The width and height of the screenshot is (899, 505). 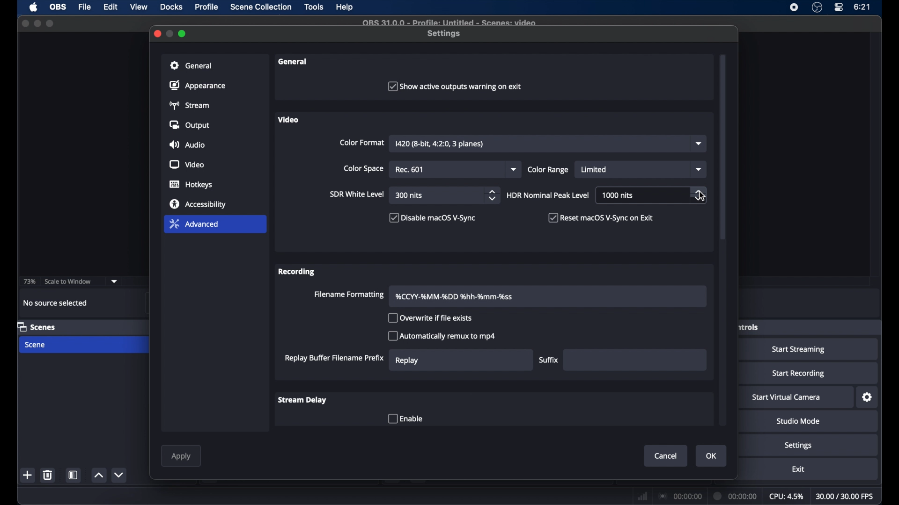 What do you see at coordinates (680, 496) in the screenshot?
I see `connection` at bounding box center [680, 496].